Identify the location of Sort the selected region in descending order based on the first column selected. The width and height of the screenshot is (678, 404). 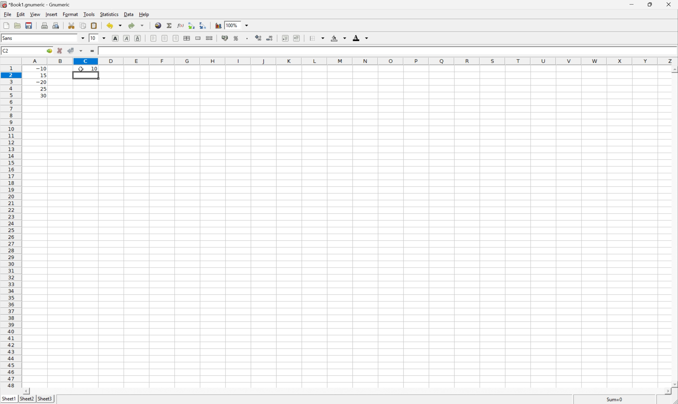
(203, 25).